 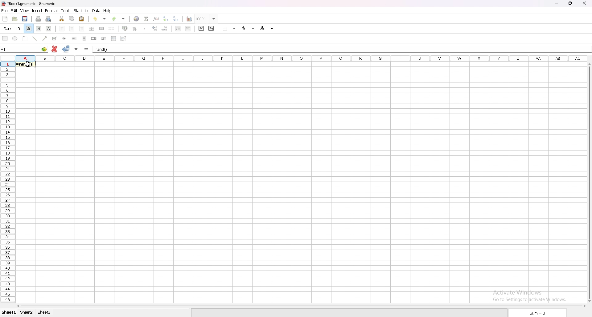 What do you see at coordinates (55, 38) in the screenshot?
I see `tickbox` at bounding box center [55, 38].